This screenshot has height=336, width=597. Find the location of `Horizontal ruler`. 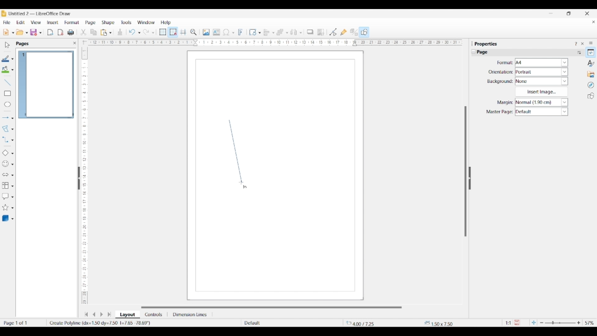

Horizontal ruler is located at coordinates (273, 42).